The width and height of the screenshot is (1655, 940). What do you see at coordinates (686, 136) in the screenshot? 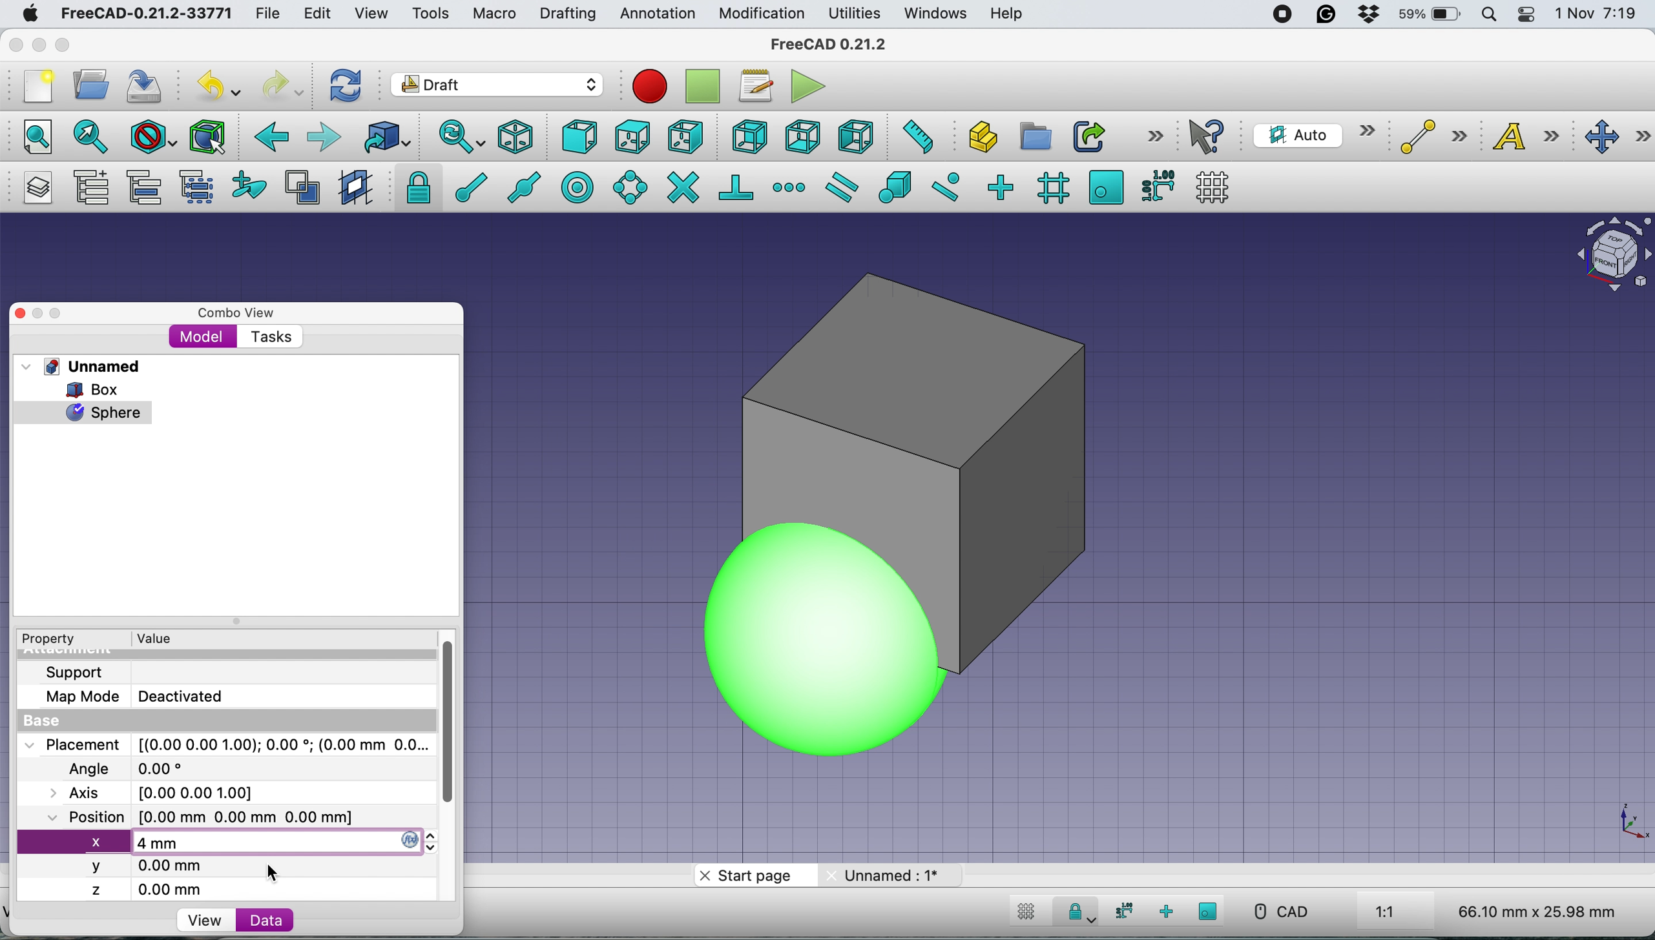
I see `right` at bounding box center [686, 136].